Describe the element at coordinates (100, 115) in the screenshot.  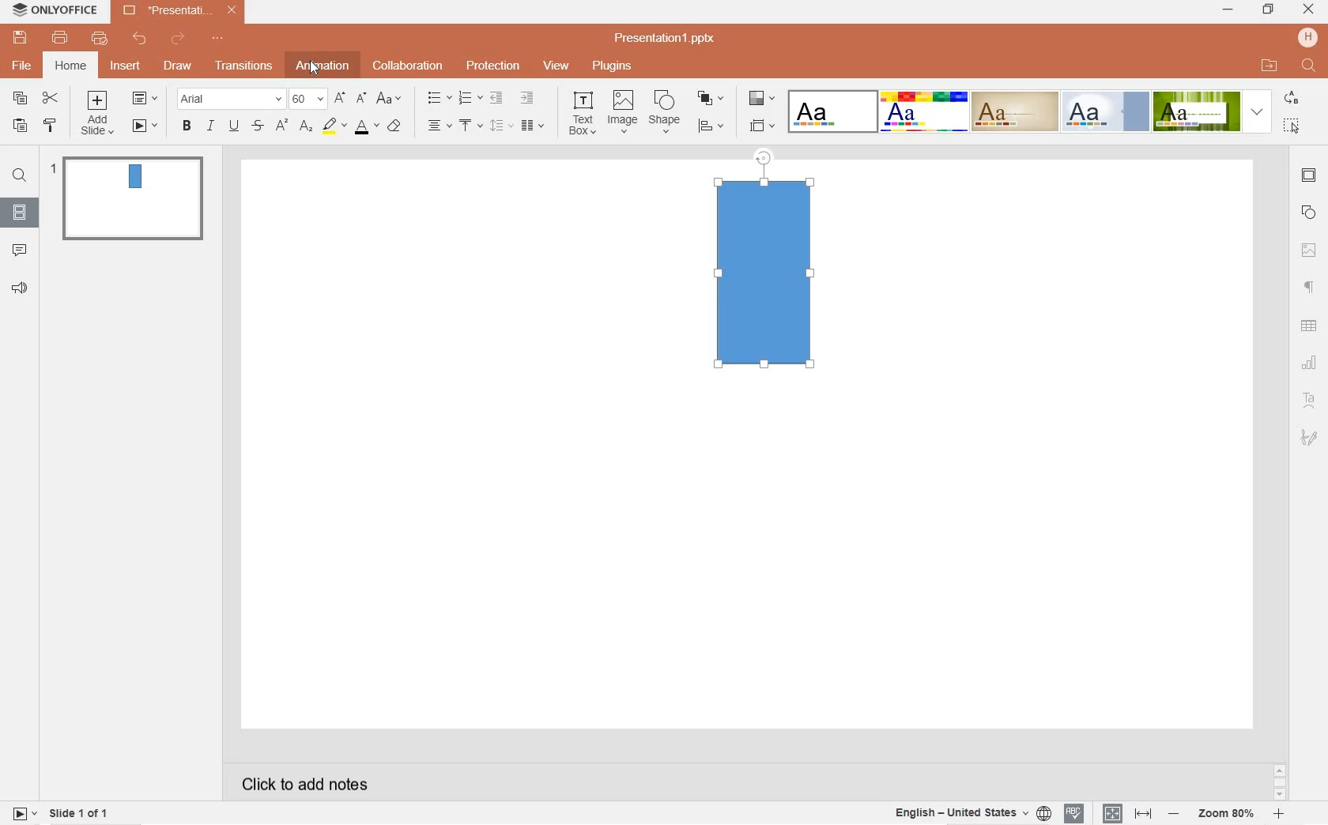
I see `add slide` at that location.